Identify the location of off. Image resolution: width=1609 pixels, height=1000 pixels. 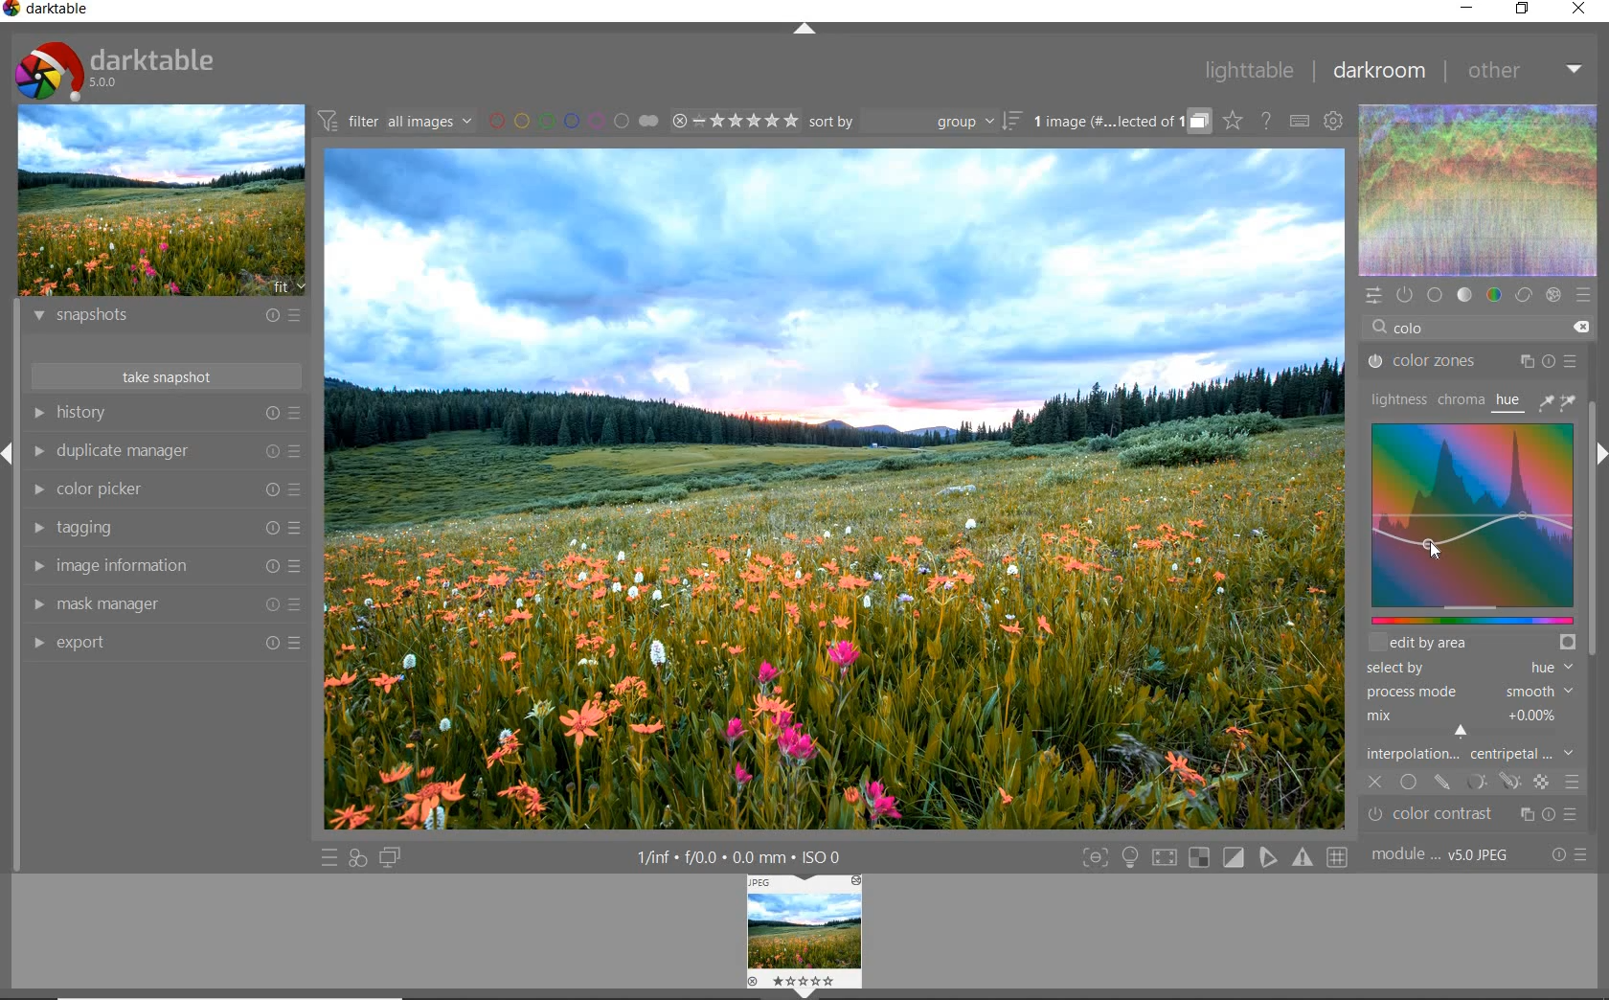
(1376, 780).